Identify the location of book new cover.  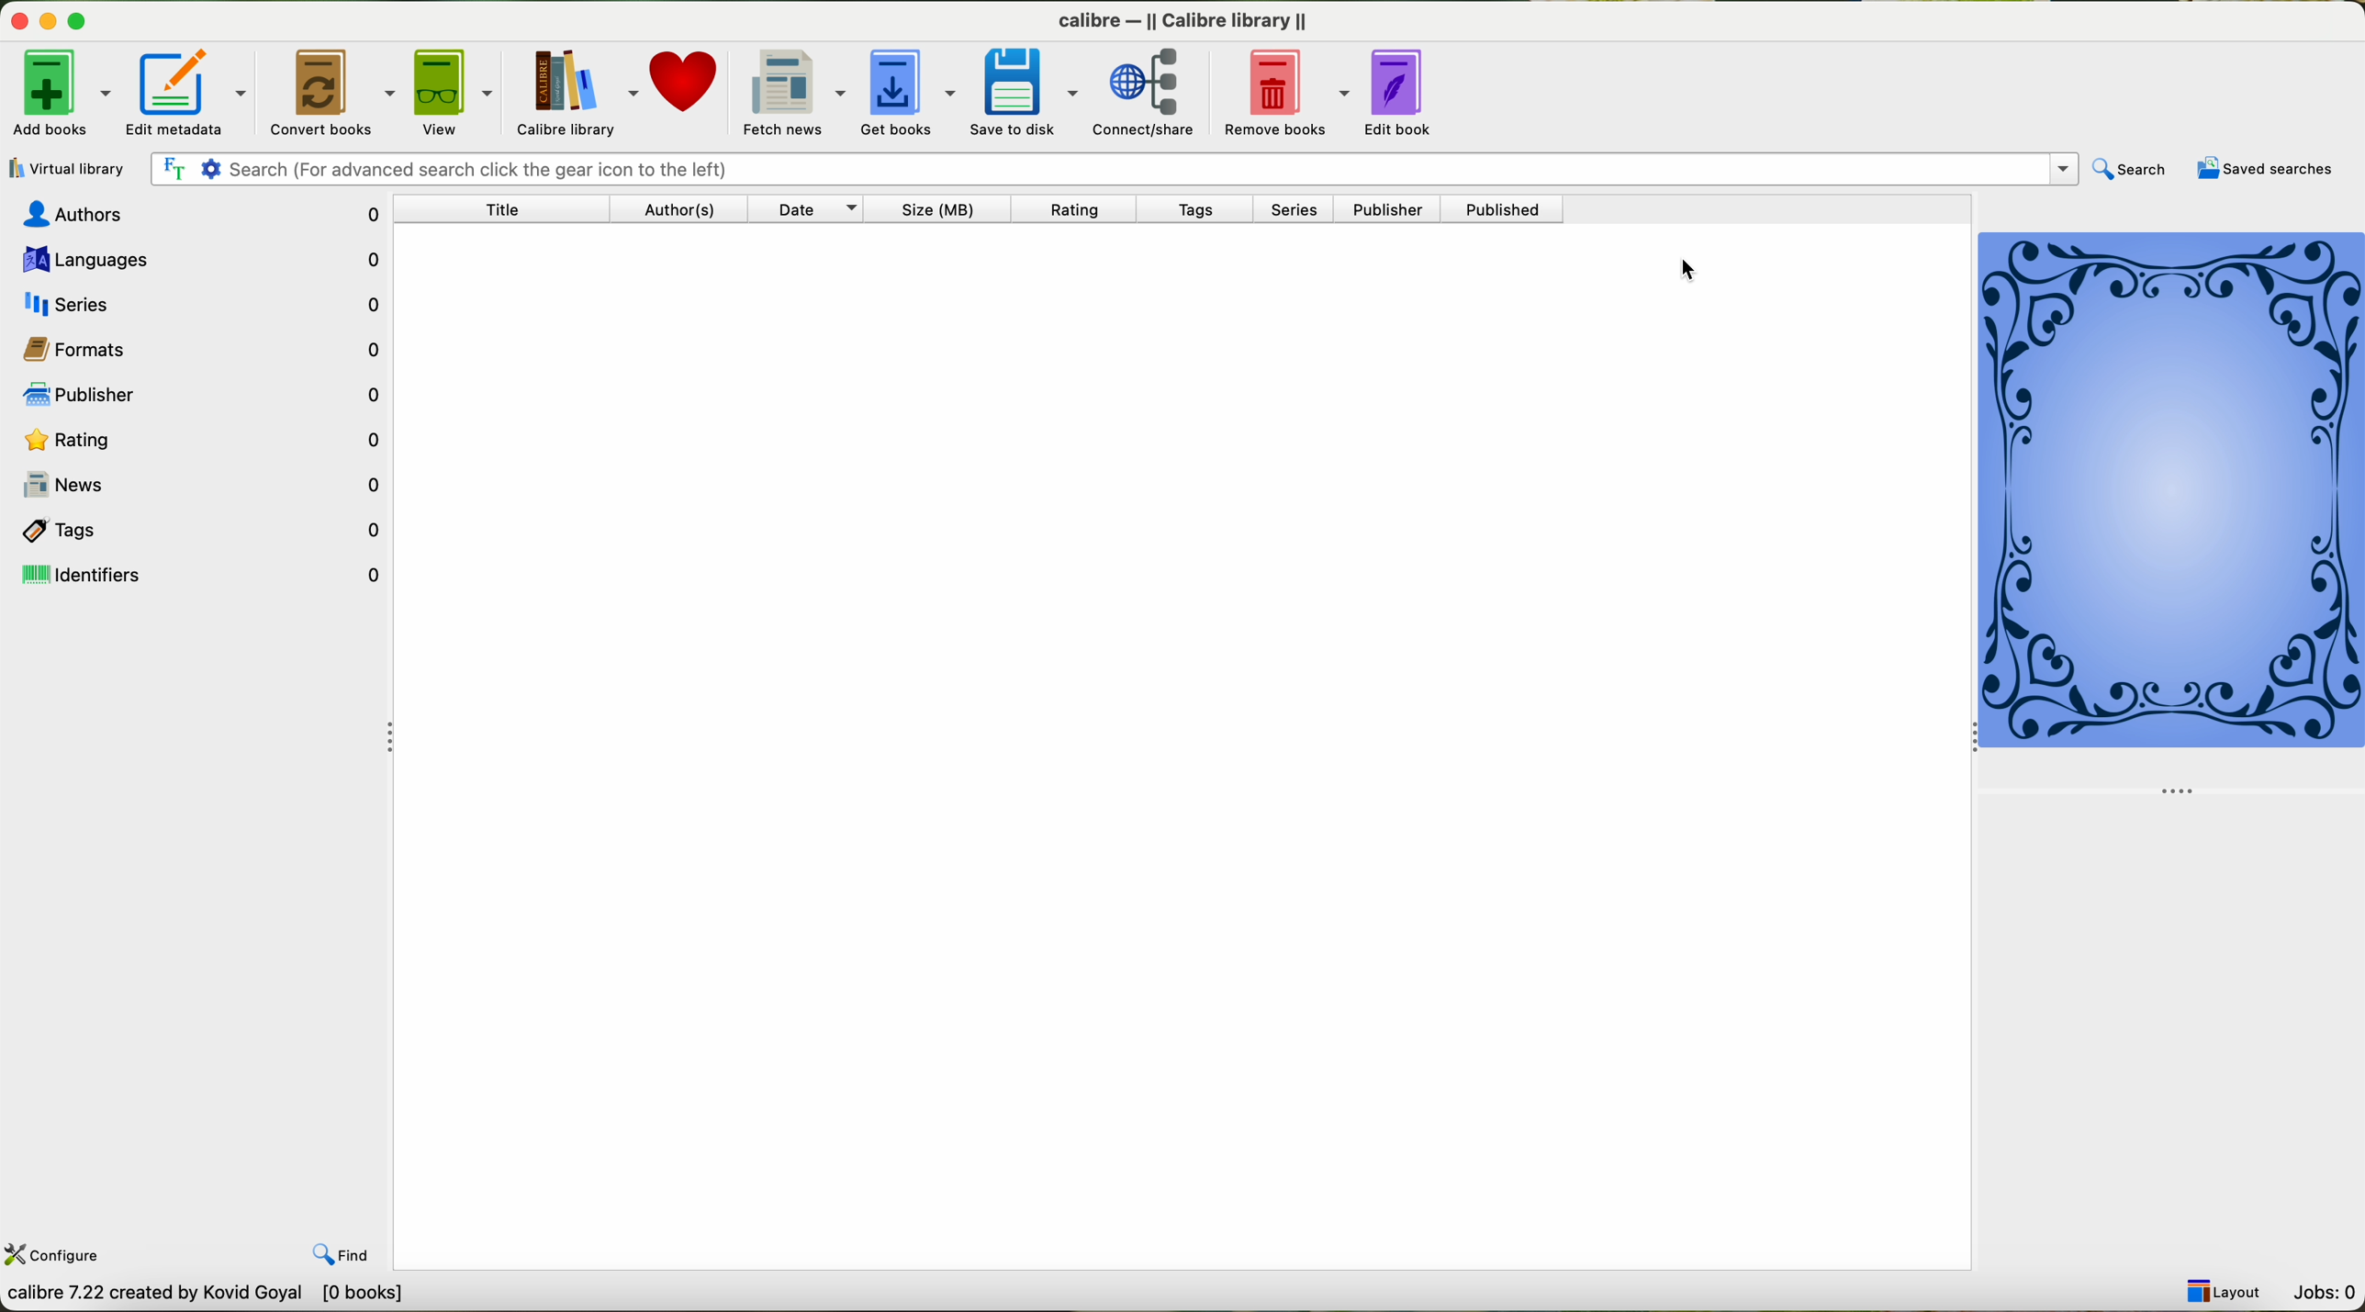
(2154, 498).